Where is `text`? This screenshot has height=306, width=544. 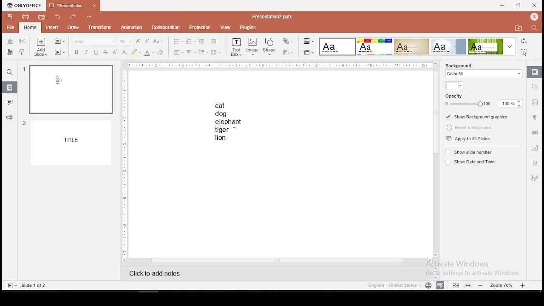
text is located at coordinates (232, 122).